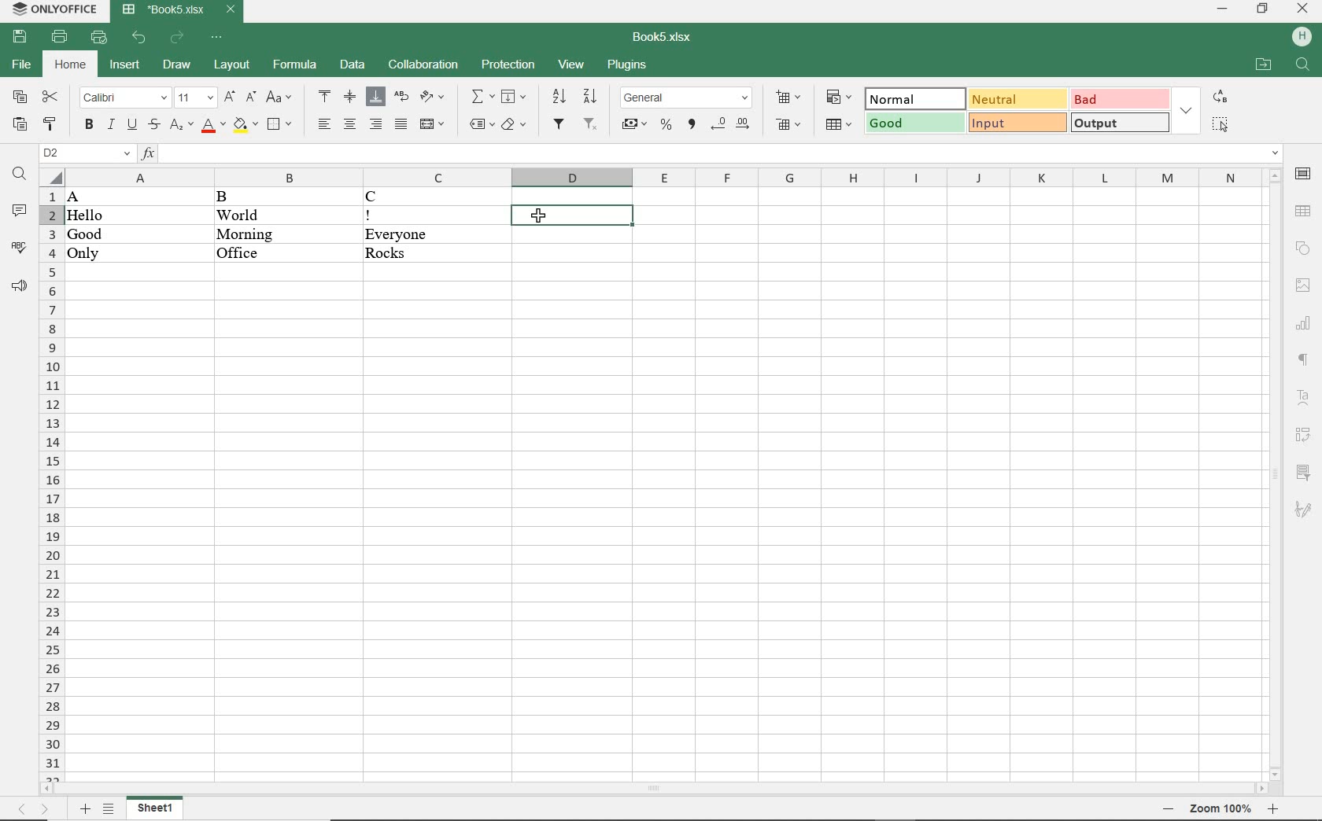  I want to click on MERGE & CENTER, so click(433, 125).